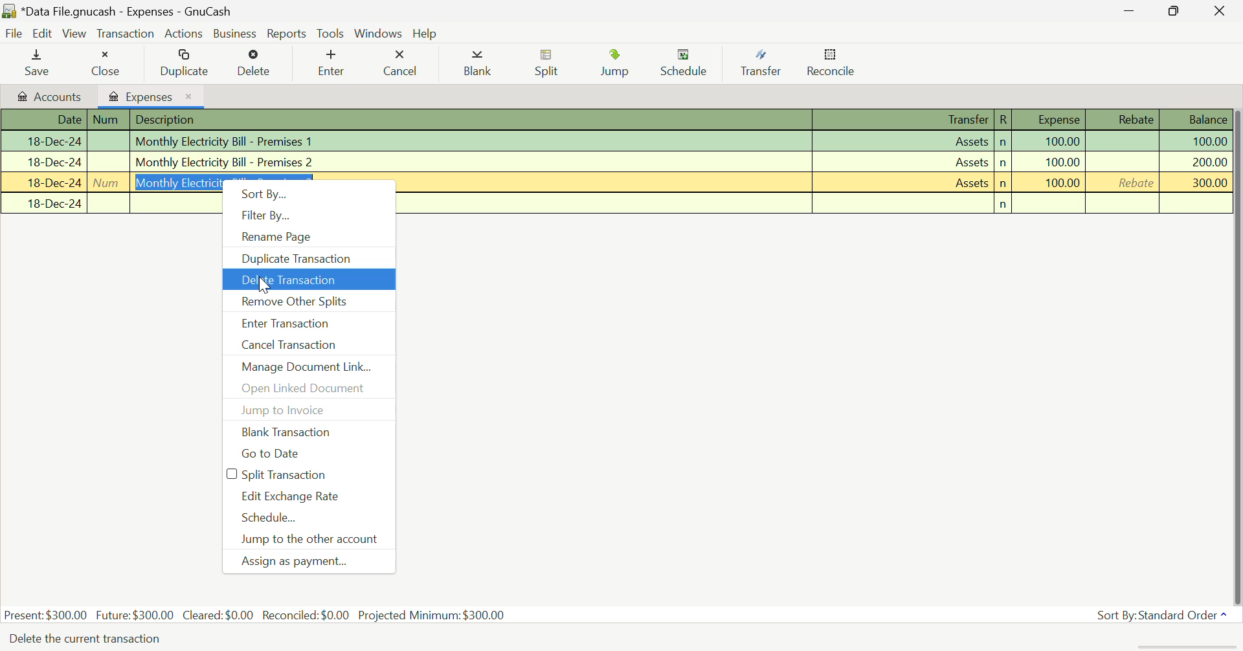  What do you see at coordinates (309, 192) in the screenshot?
I see `Sort By...` at bounding box center [309, 192].